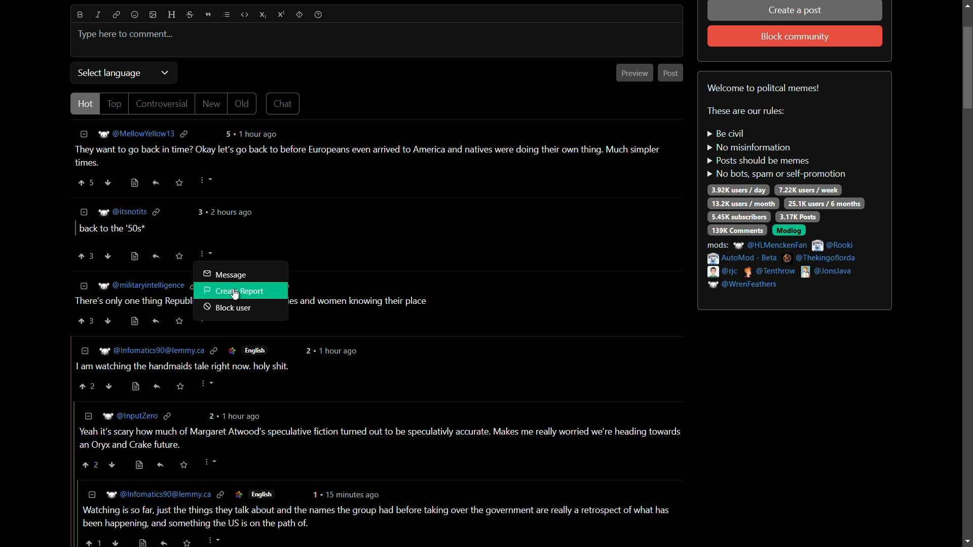  I want to click on type here to comment, so click(126, 34).